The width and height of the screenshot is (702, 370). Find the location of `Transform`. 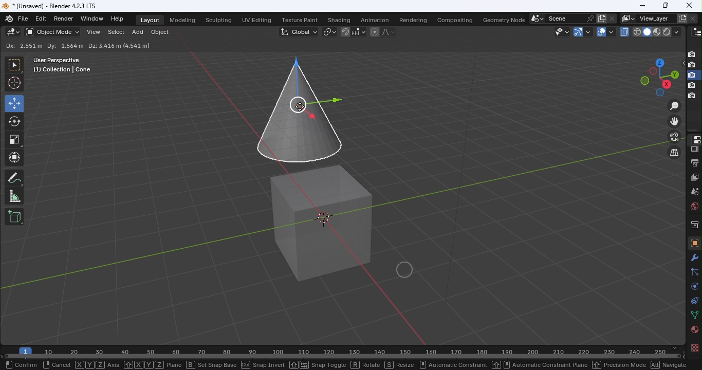

Transform is located at coordinates (14, 159).